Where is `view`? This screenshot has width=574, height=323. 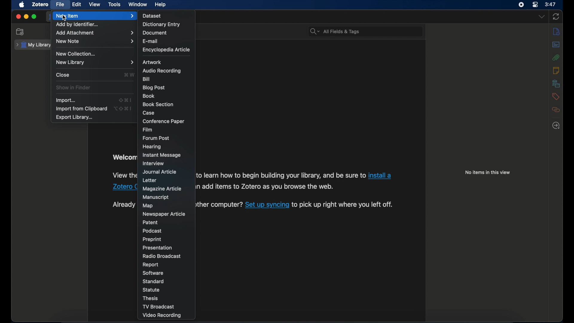 view is located at coordinates (95, 4).